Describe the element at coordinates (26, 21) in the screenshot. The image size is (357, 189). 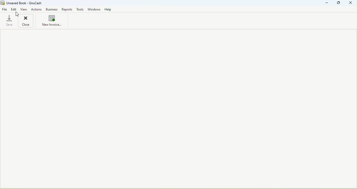
I see `Close` at that location.